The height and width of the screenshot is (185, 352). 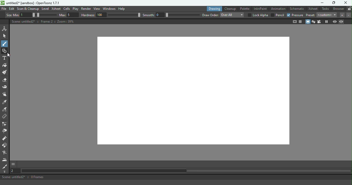 What do you see at coordinates (326, 21) in the screenshot?
I see `Freeze` at bounding box center [326, 21].